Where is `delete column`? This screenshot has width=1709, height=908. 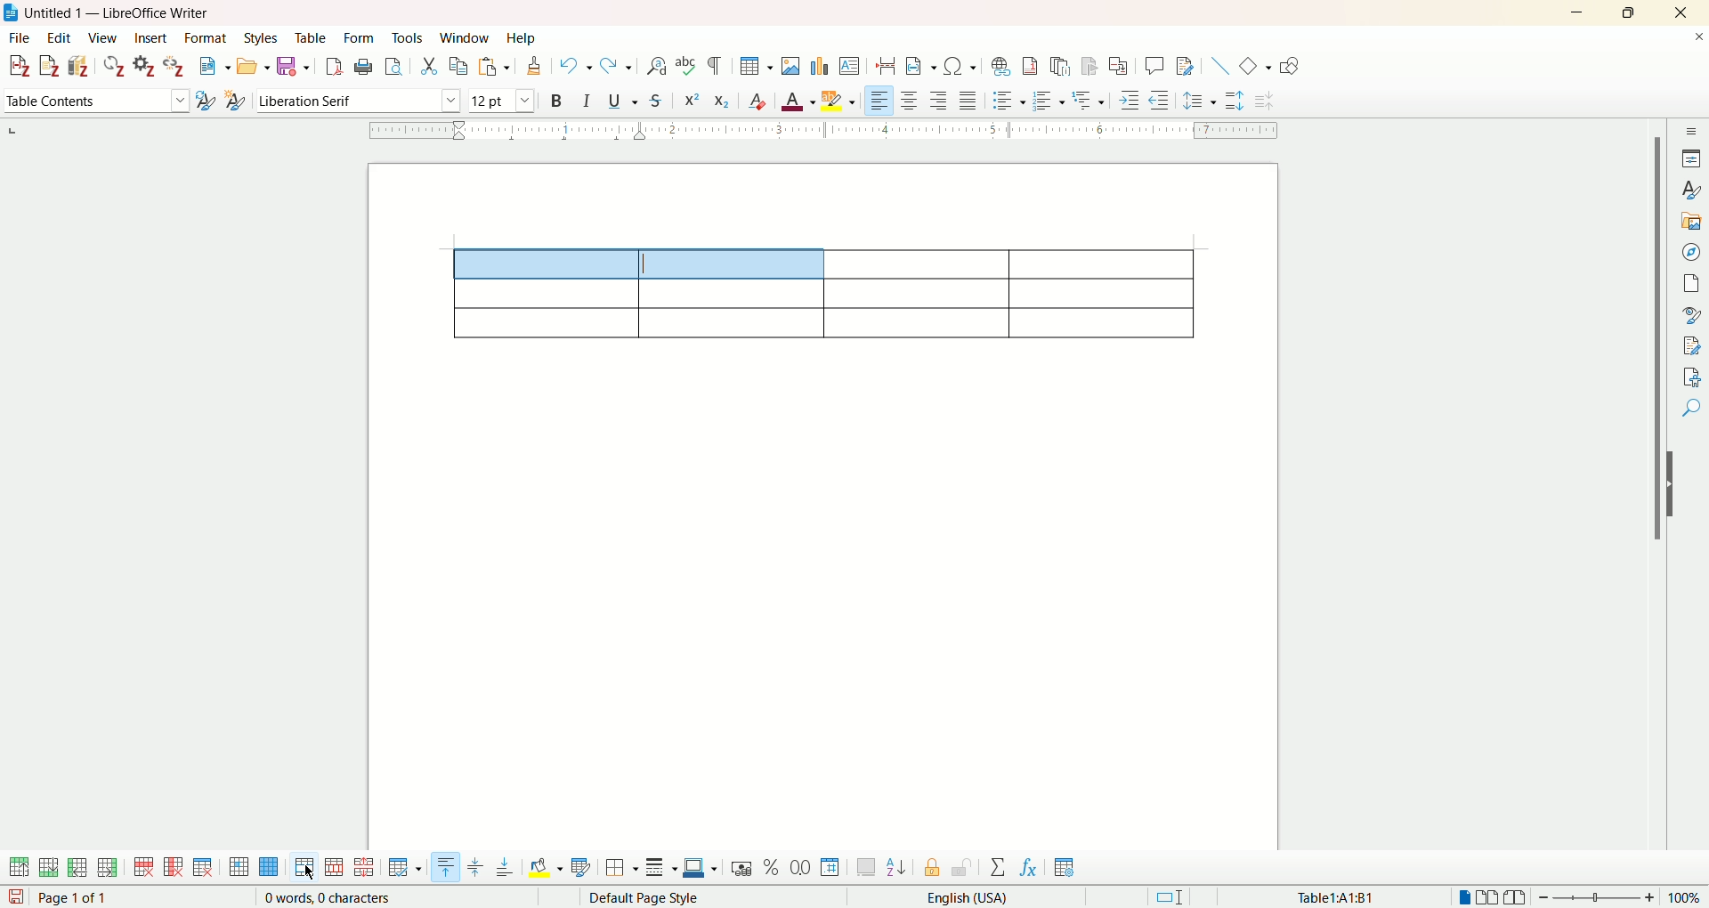 delete column is located at coordinates (175, 868).